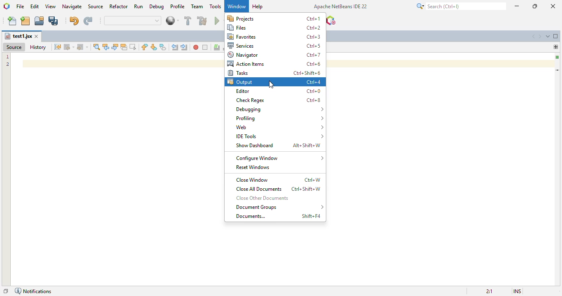  Describe the element at coordinates (14, 47) in the screenshot. I see `source` at that location.